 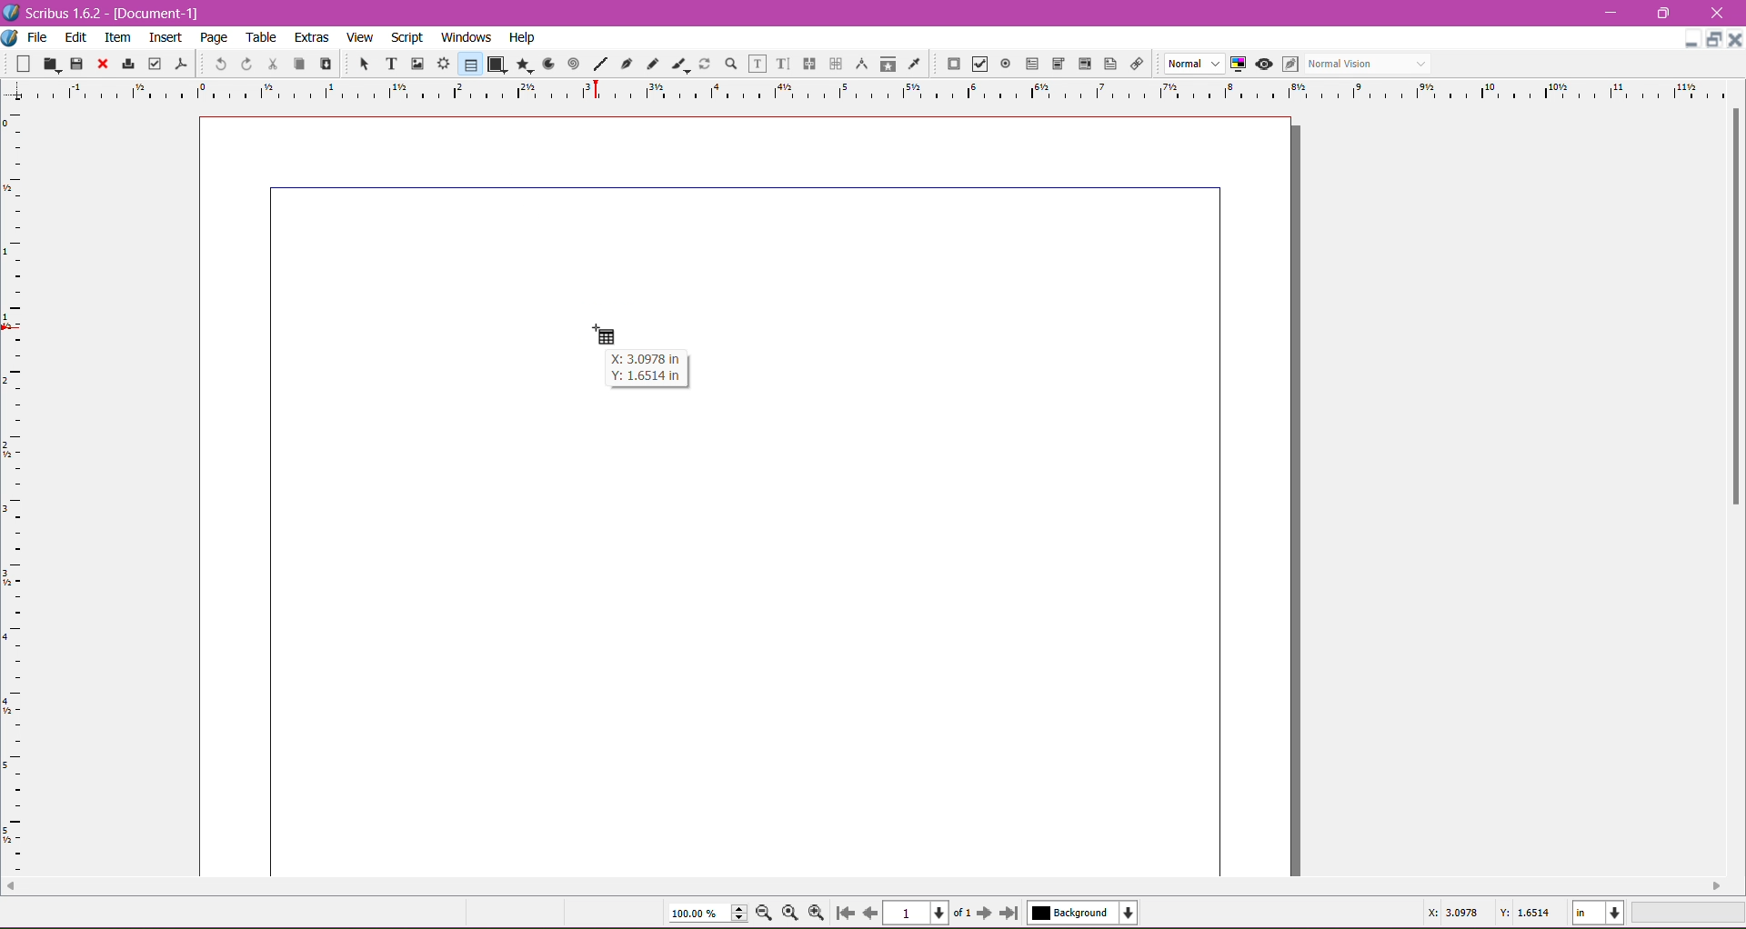 I want to click on PDF combo box, so click(x=1055, y=65).